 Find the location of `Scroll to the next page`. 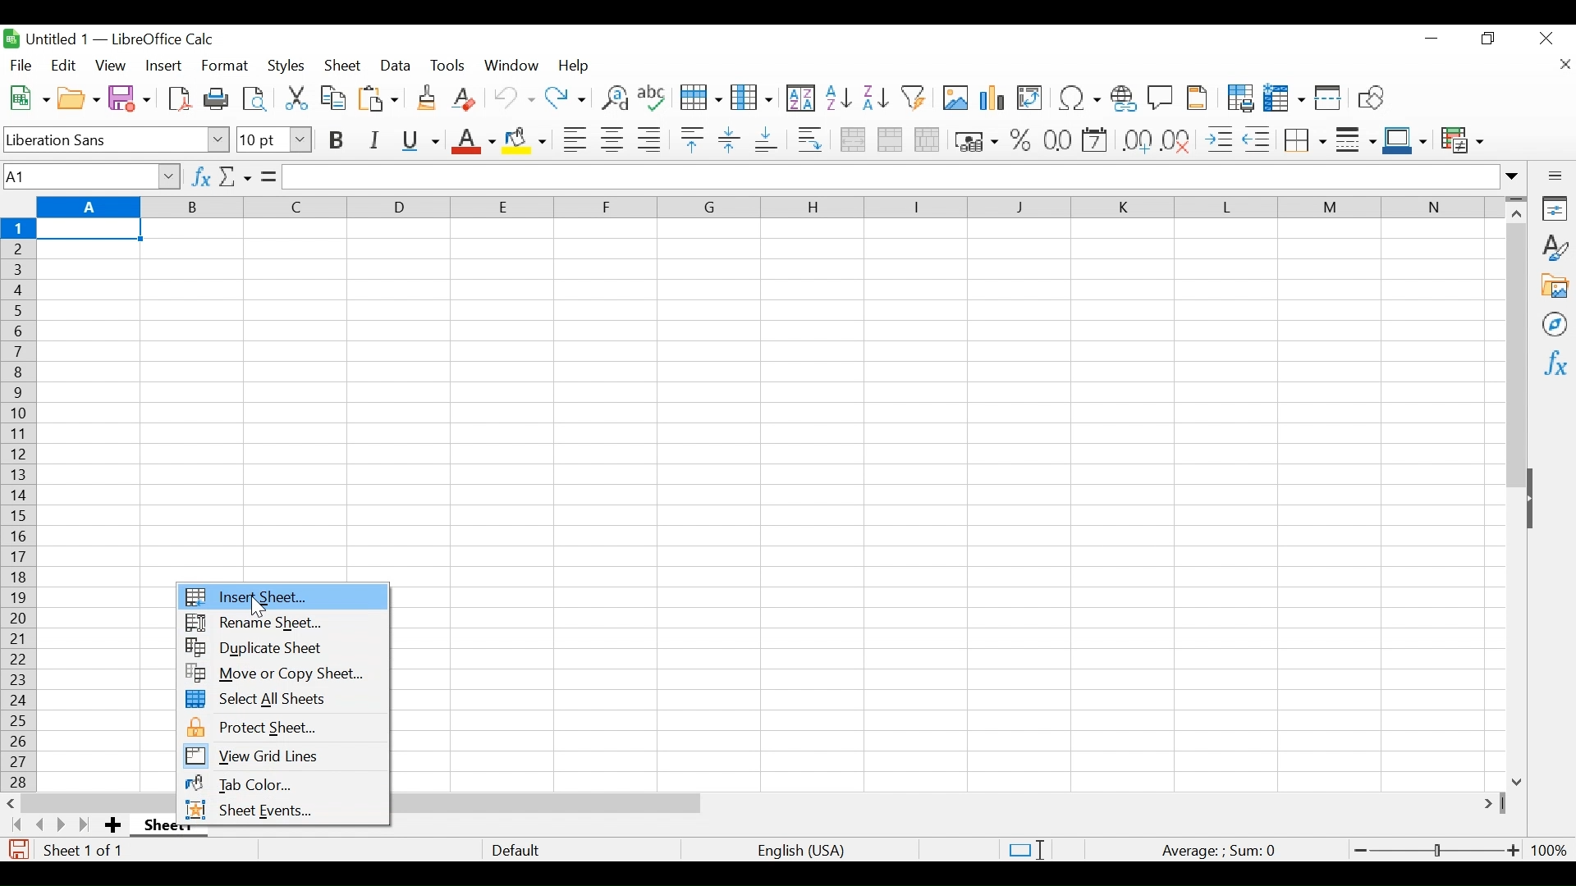

Scroll to the next page is located at coordinates (65, 824).